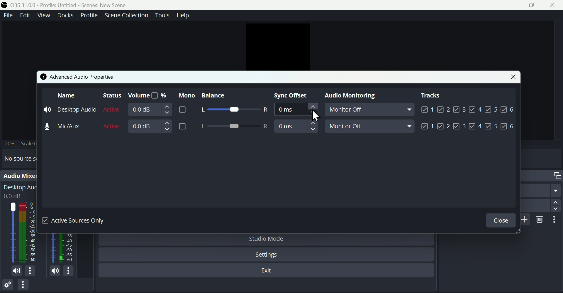 Image resolution: width=563 pixels, height=293 pixels. Describe the element at coordinates (554, 5) in the screenshot. I see `close` at that location.